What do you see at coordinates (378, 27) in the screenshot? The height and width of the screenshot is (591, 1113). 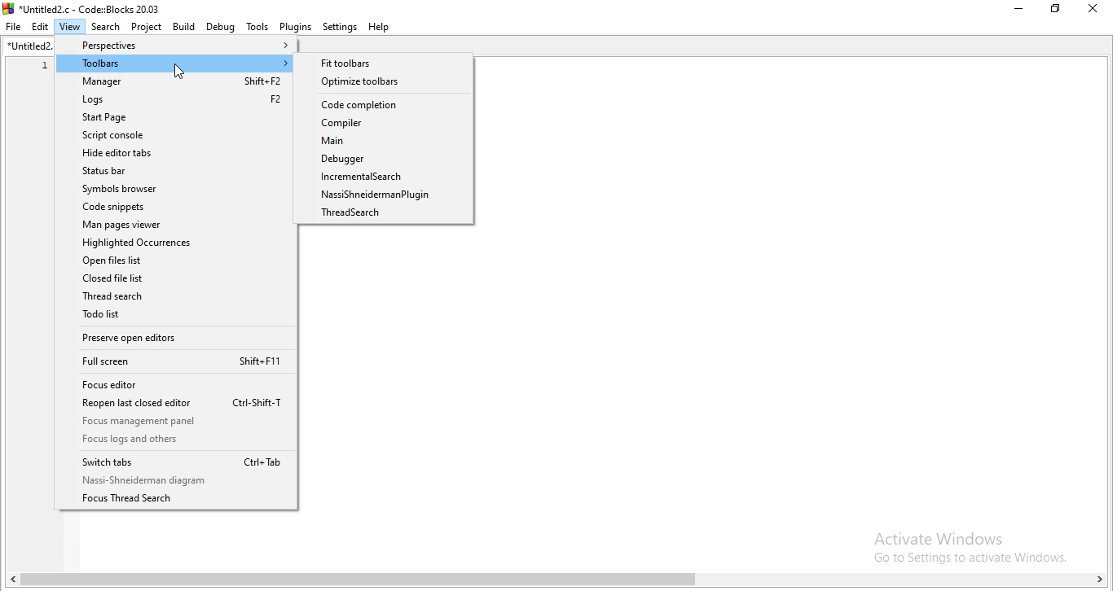 I see `help` at bounding box center [378, 27].